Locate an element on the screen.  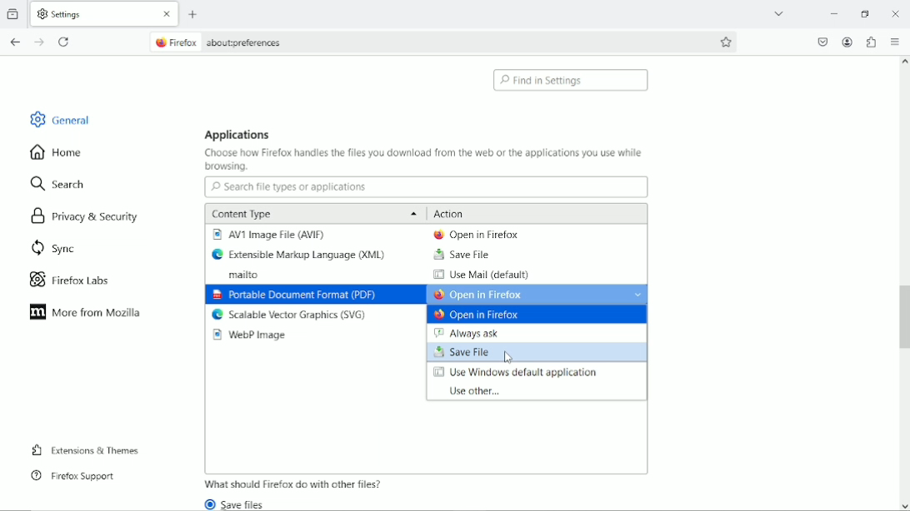
Action is located at coordinates (451, 213).